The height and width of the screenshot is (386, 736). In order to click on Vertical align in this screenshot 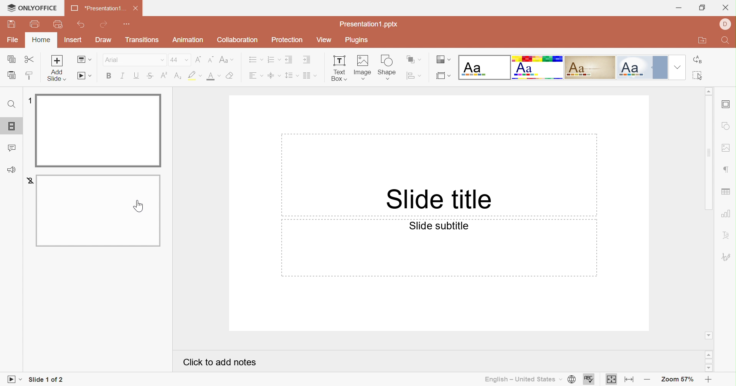, I will do `click(275, 75)`.